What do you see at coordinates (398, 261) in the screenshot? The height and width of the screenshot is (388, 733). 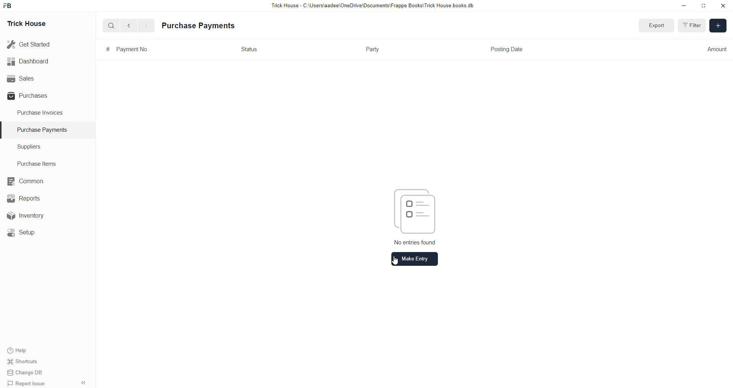 I see `cursor` at bounding box center [398, 261].